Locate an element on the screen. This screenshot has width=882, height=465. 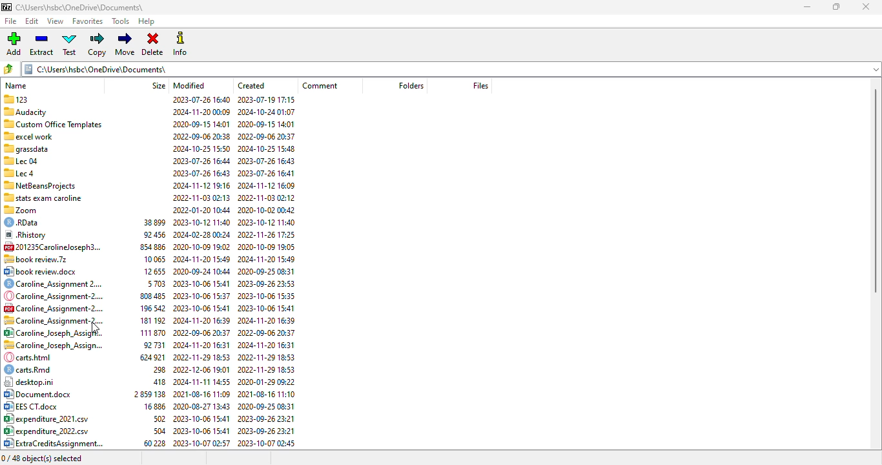
~~. Caroline Joseph Assign... 92731 2024-11-20 16:31 2024-11-20 16:31 is located at coordinates (148, 345).